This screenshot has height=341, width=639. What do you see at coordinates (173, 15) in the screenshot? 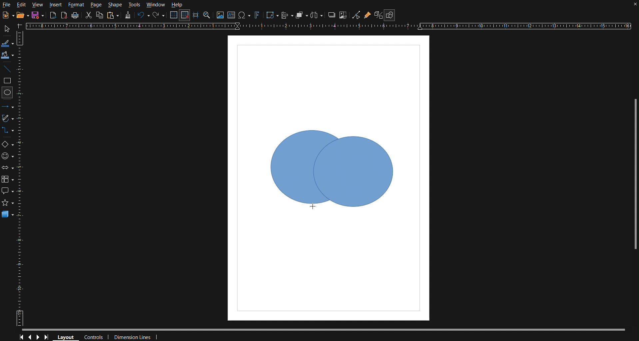
I see `Display Grid` at bounding box center [173, 15].